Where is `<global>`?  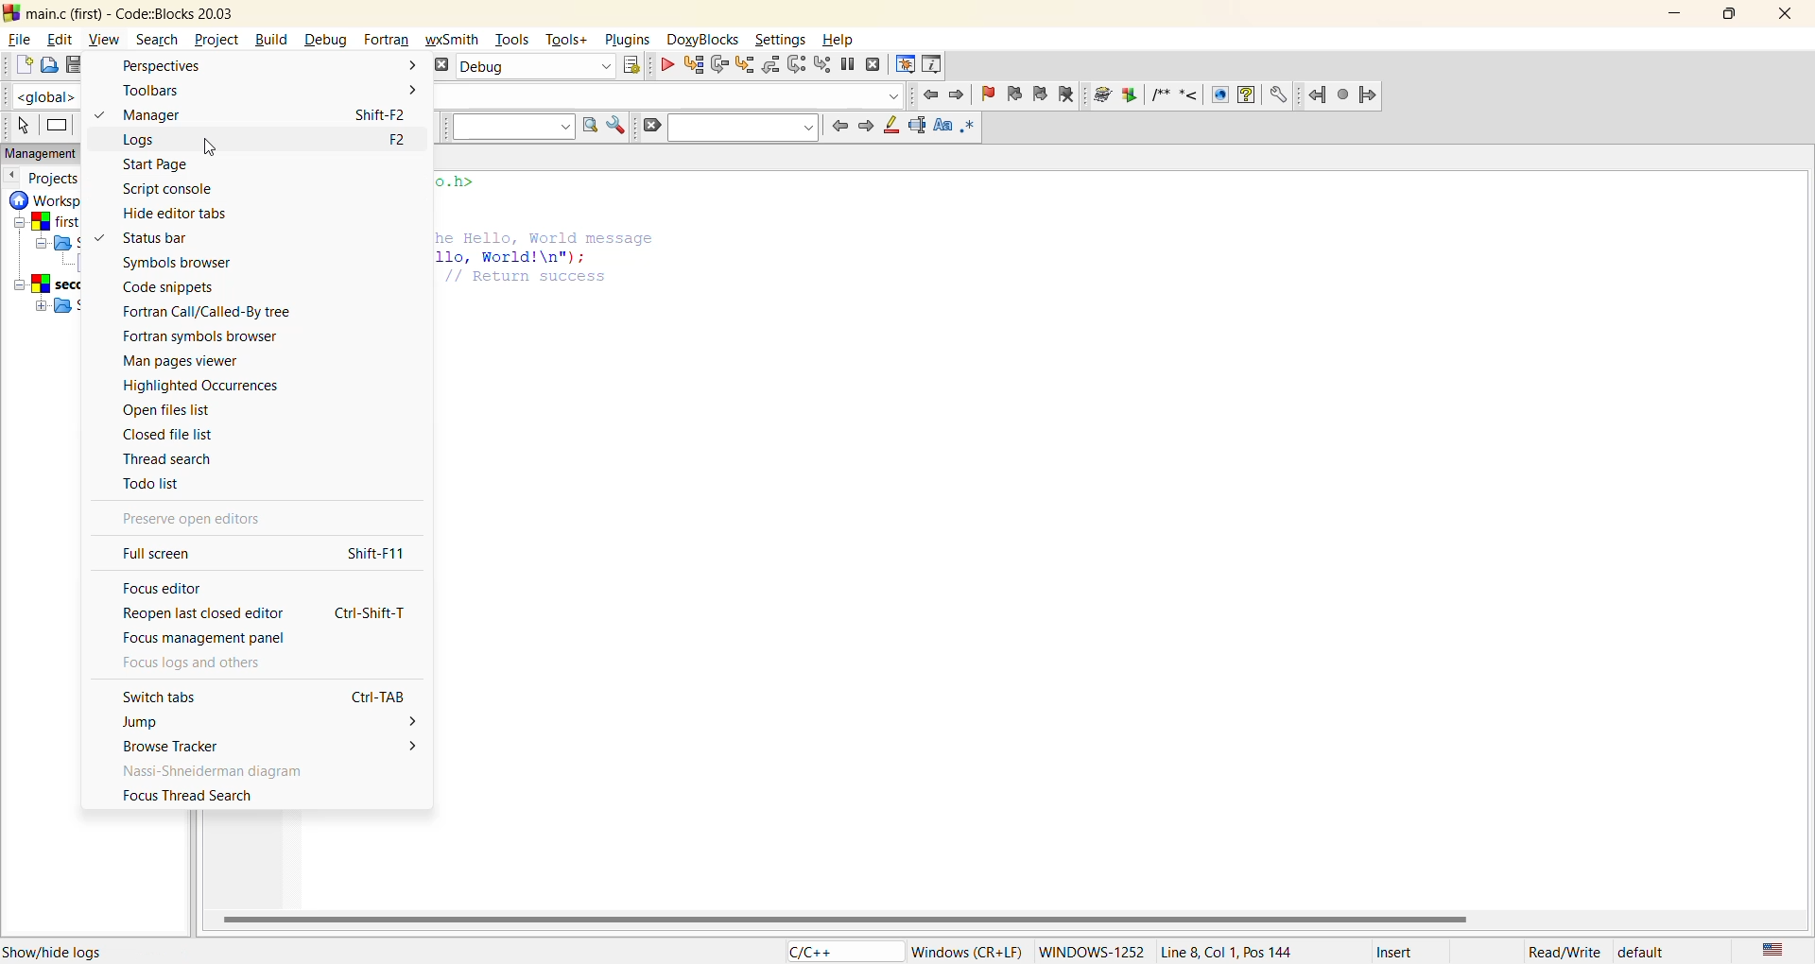
<global> is located at coordinates (43, 95).